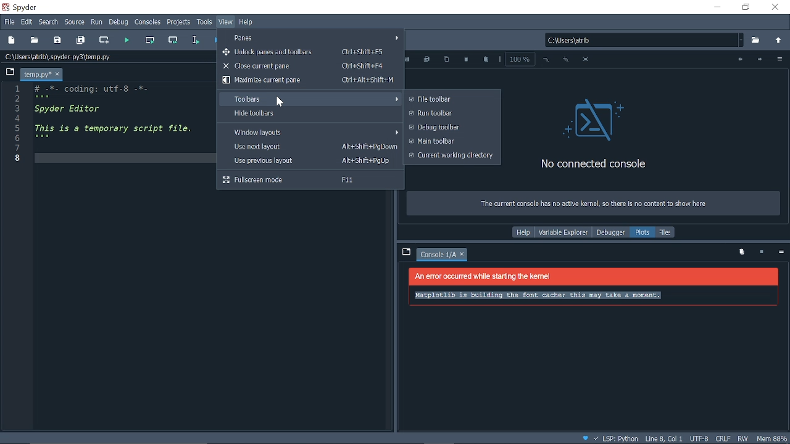 This screenshot has width=790, height=444. What do you see at coordinates (22, 7) in the screenshot?
I see `Current window` at bounding box center [22, 7].